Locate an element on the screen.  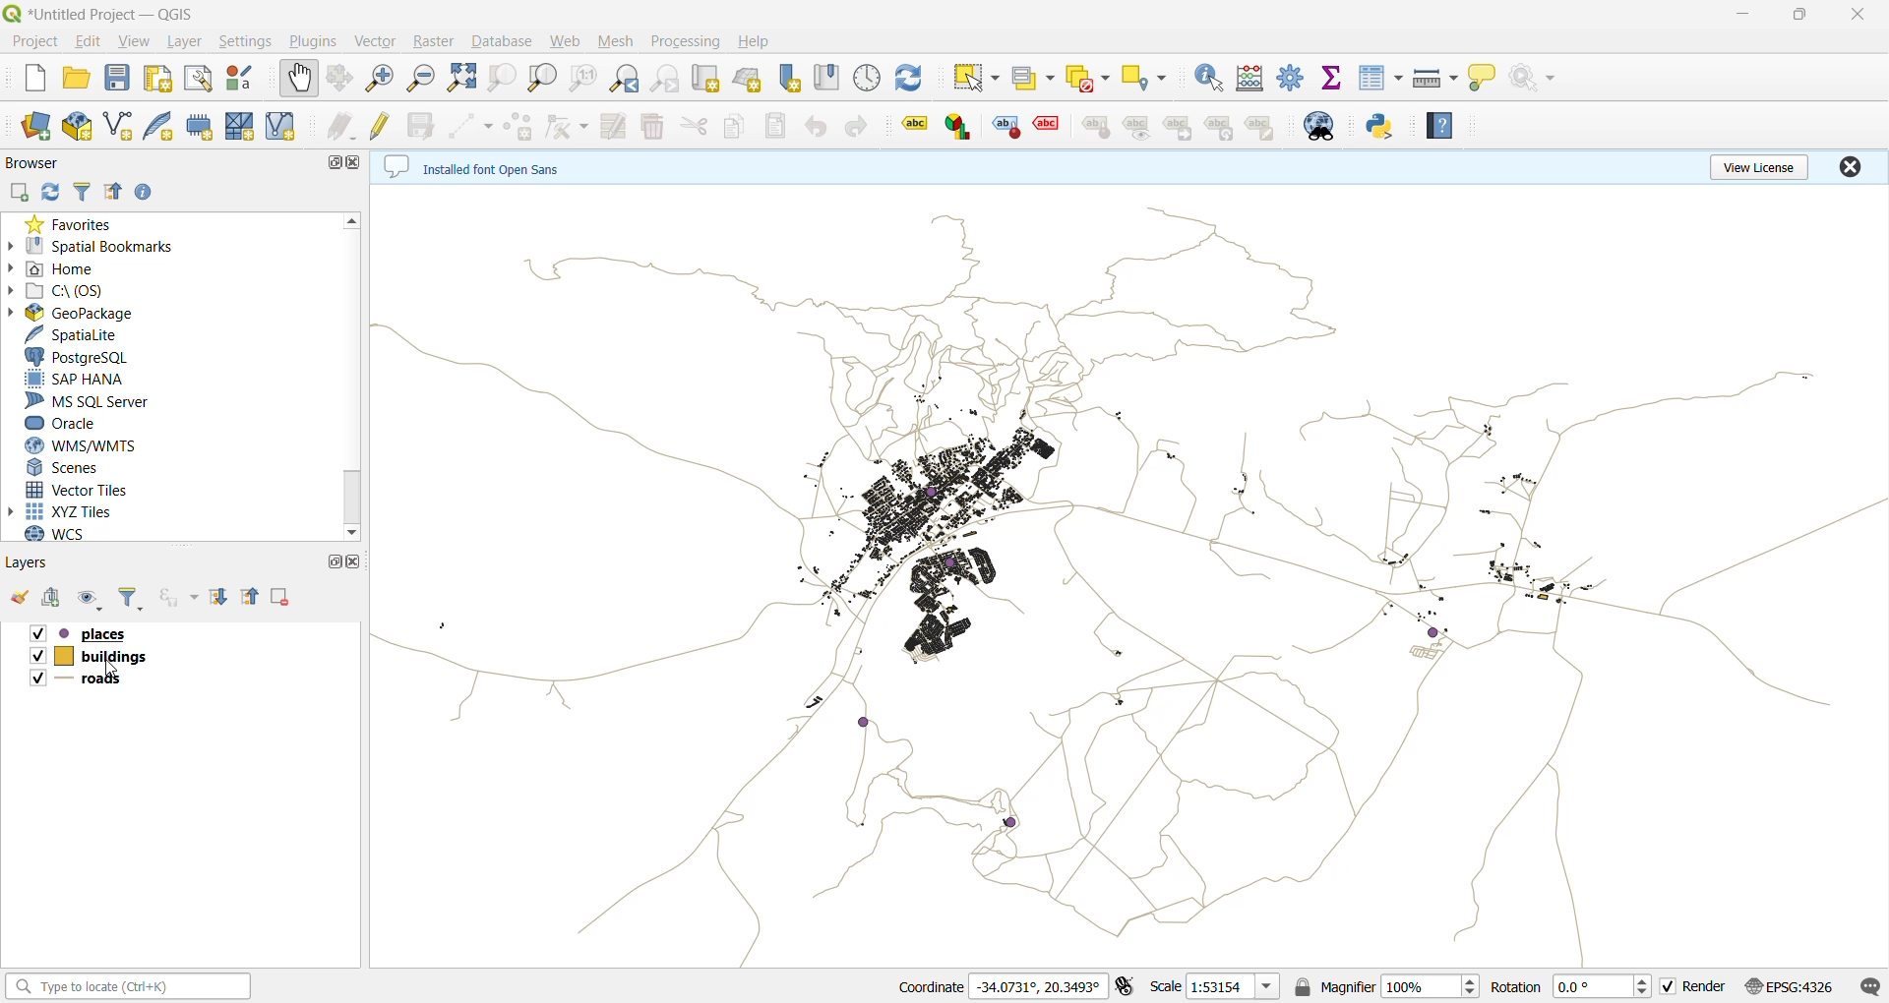
select location is located at coordinates (1142, 75).